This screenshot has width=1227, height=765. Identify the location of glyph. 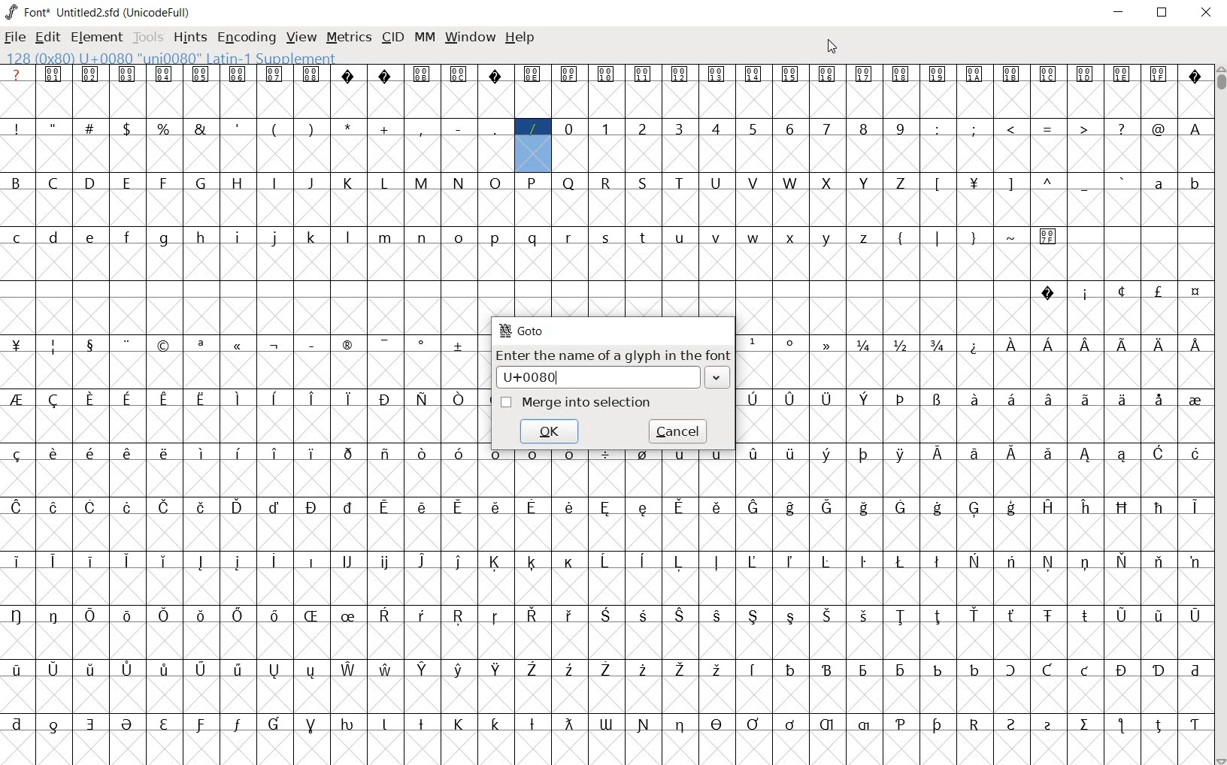
(311, 129).